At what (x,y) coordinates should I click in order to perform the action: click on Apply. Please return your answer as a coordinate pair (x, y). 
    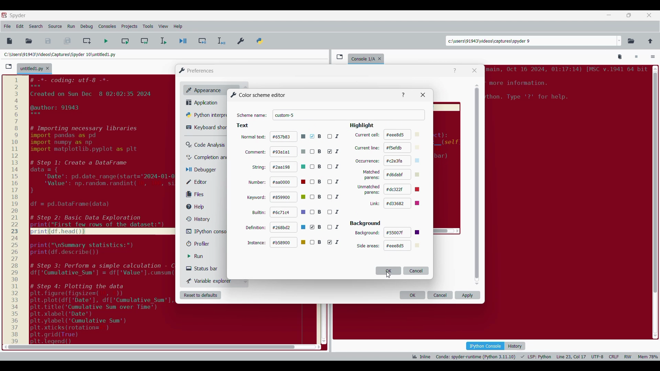
    Looking at the image, I should click on (467, 295).